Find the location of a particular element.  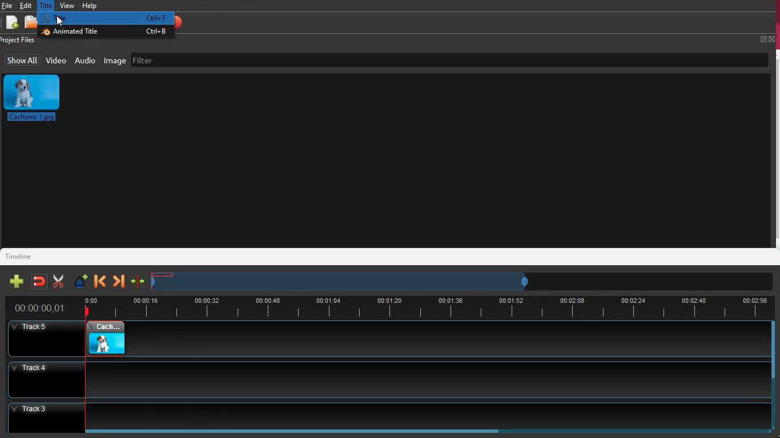

Horizontal scroll bar is located at coordinates (303, 431).